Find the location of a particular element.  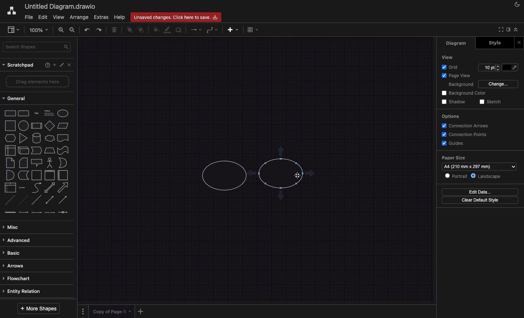

shadow is located at coordinates (179, 29).